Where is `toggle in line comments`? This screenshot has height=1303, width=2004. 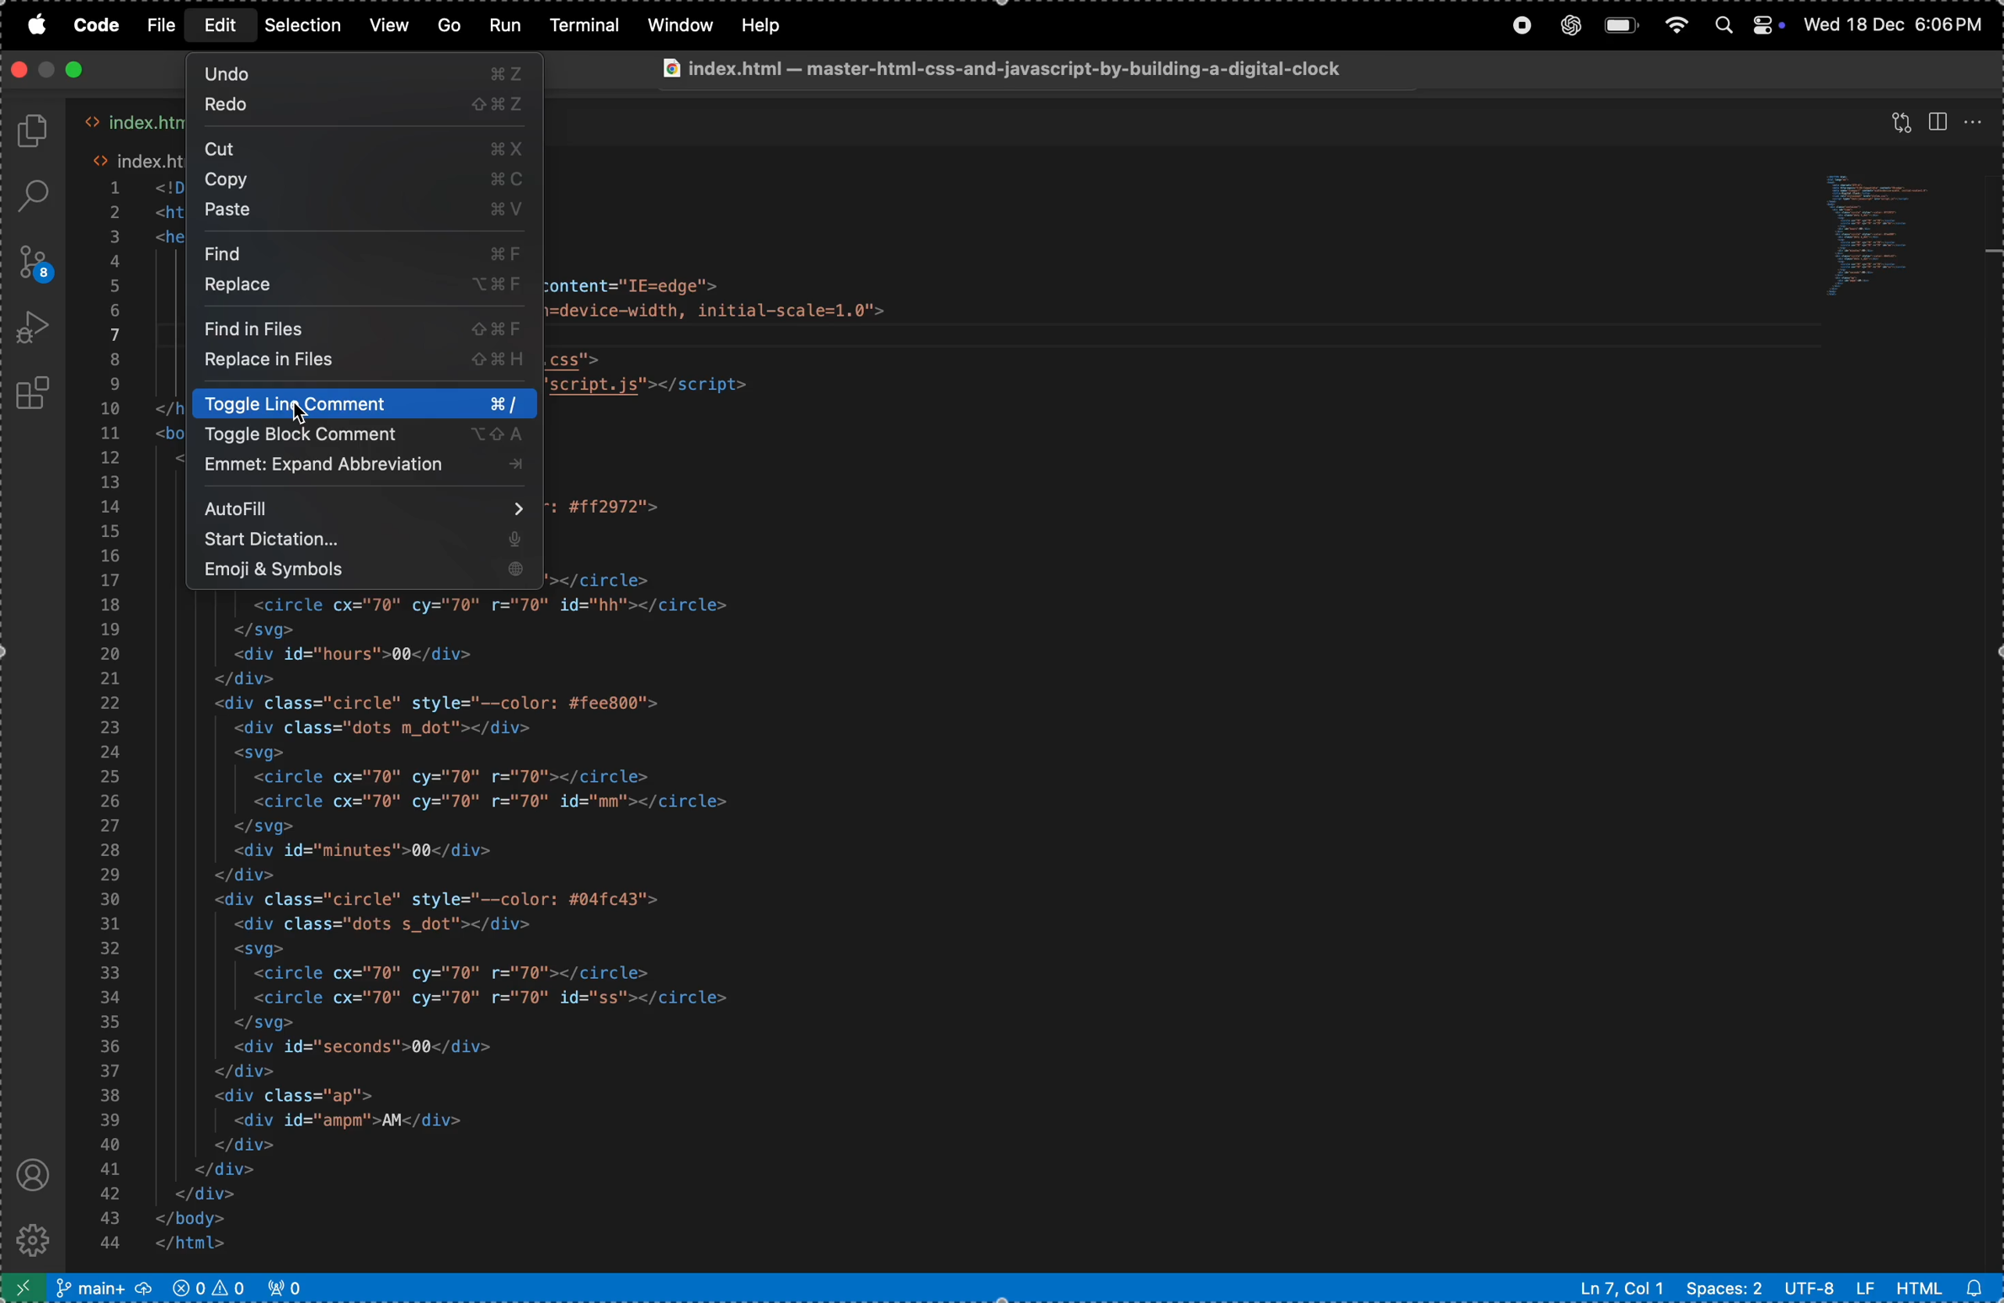
toggle in line comments is located at coordinates (360, 404).